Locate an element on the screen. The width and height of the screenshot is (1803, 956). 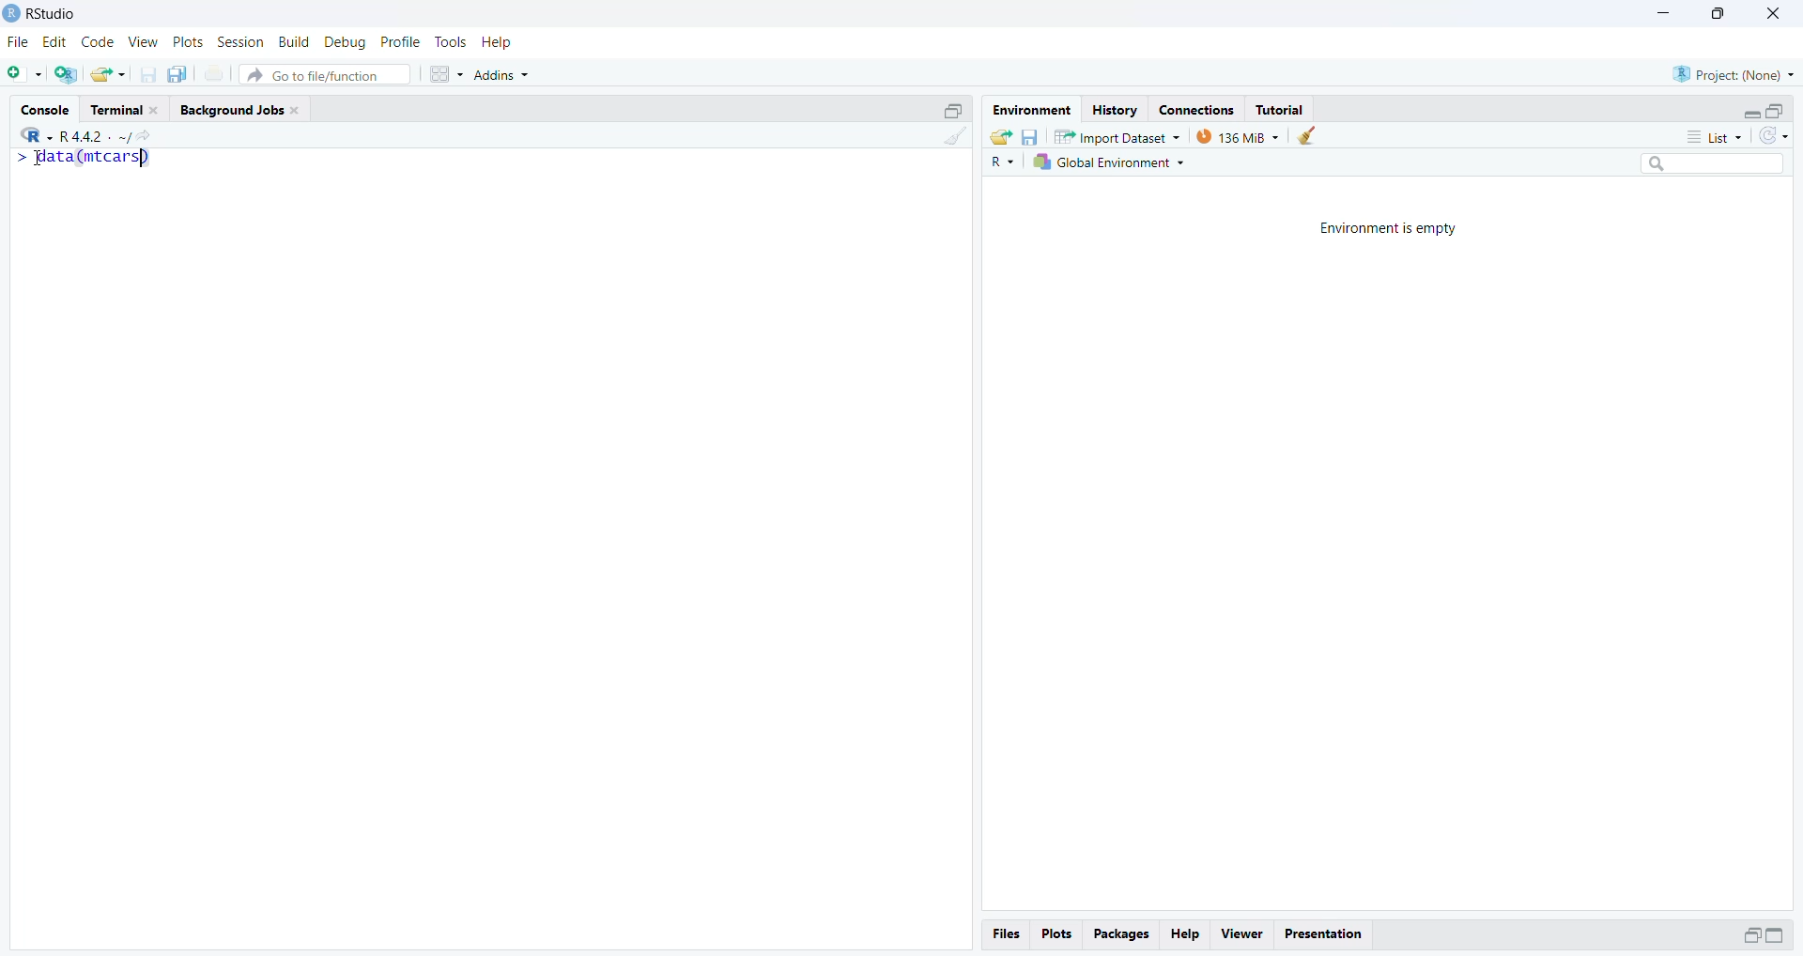
Environment is located at coordinates (1031, 110).